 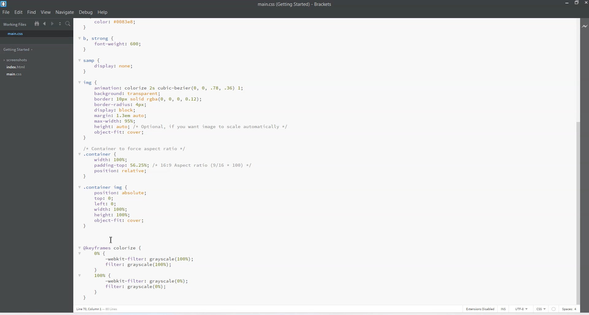 What do you see at coordinates (101, 309) in the screenshot?
I see `Text 2` at bounding box center [101, 309].